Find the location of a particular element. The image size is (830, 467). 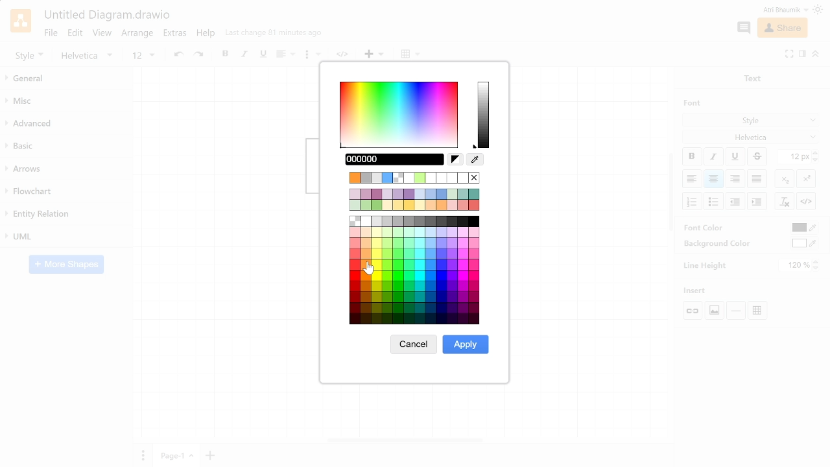

Superscript is located at coordinates (806, 178).